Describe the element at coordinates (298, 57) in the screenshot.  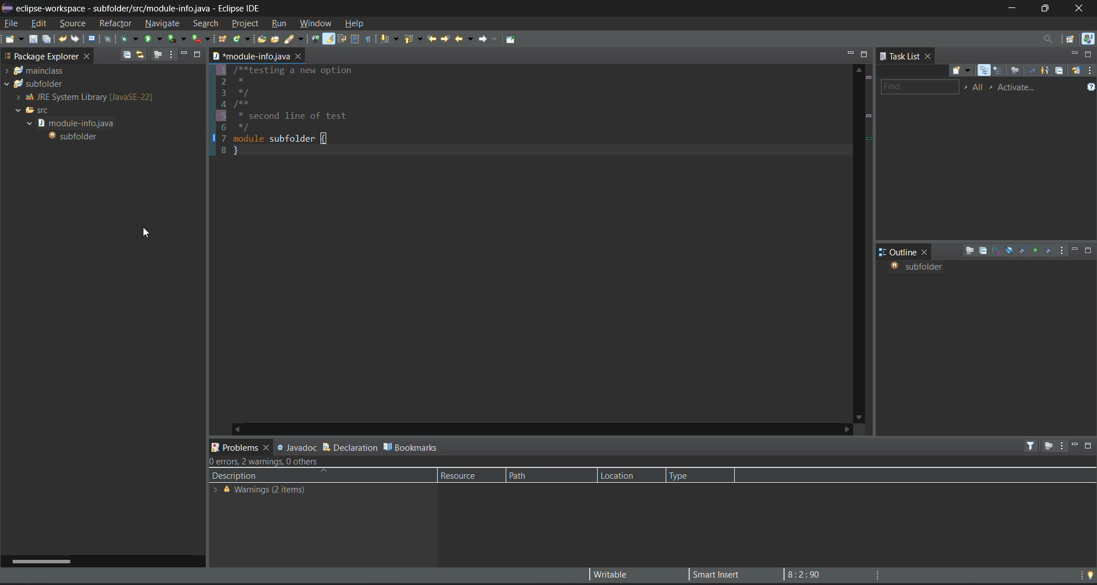
I see `close` at that location.